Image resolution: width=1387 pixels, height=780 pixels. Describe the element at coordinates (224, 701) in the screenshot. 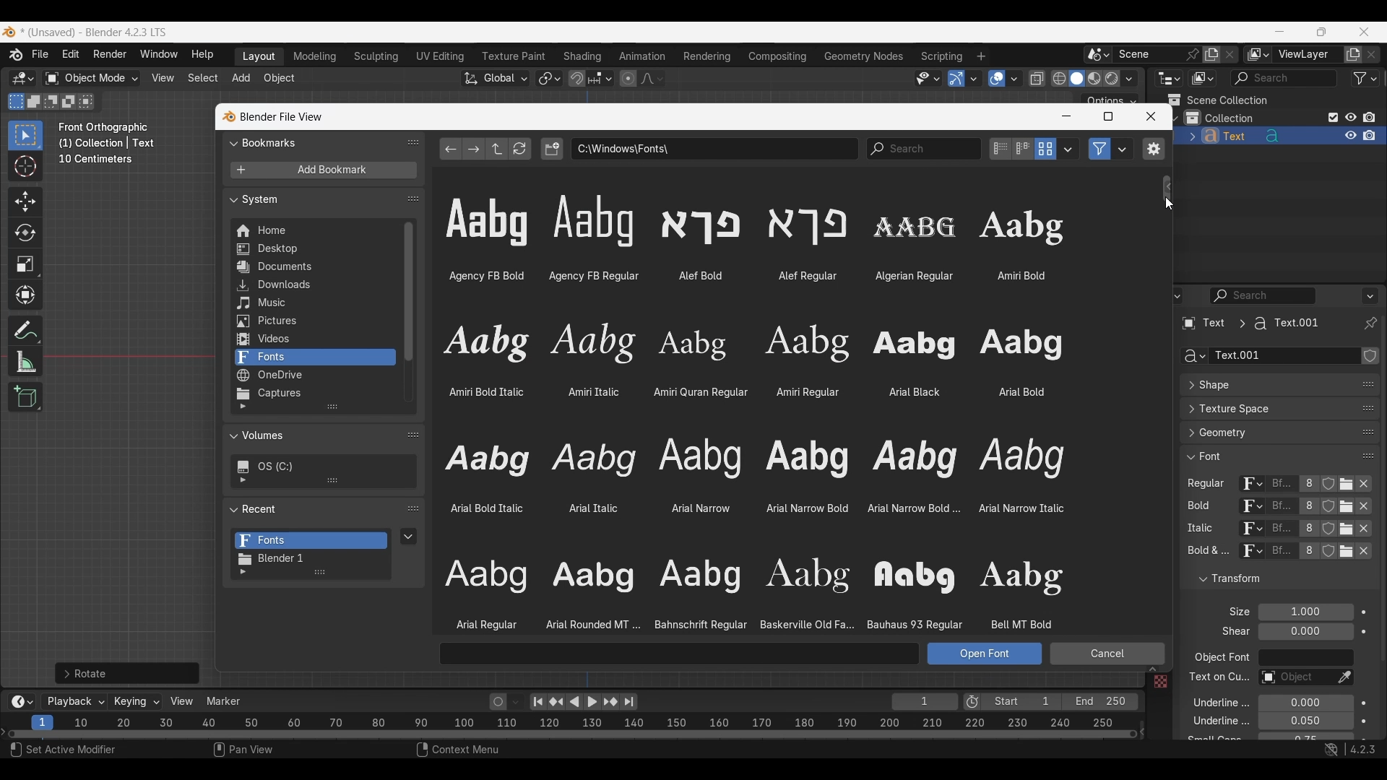

I see `Marker` at that location.